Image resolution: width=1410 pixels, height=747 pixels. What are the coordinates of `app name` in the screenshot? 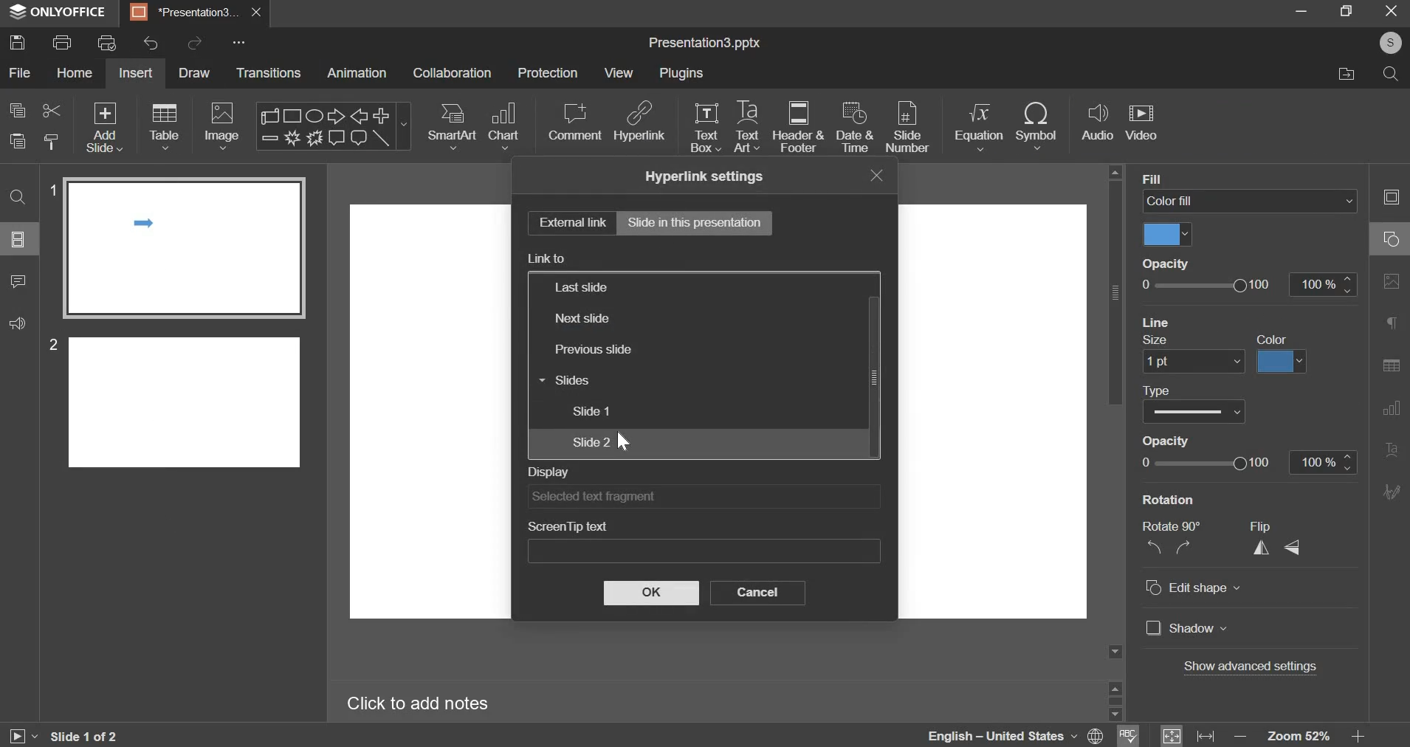 It's located at (58, 15).